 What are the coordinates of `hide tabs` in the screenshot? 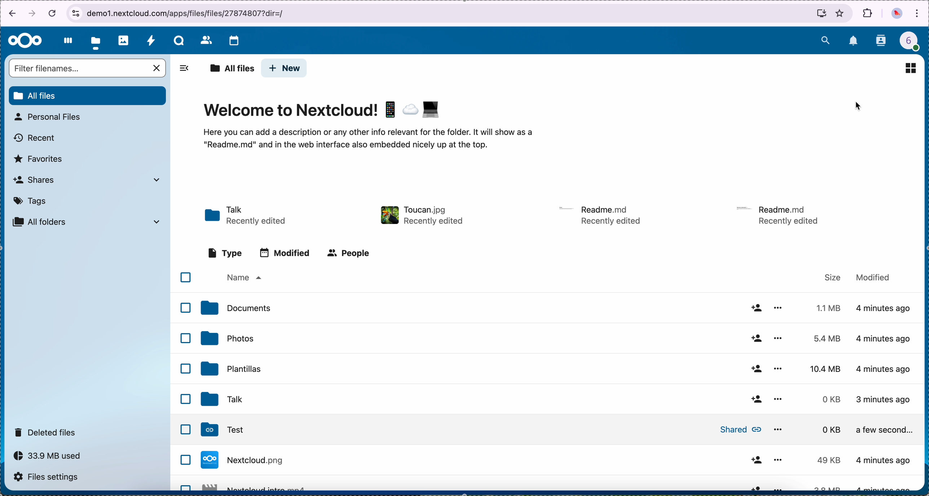 It's located at (184, 70).